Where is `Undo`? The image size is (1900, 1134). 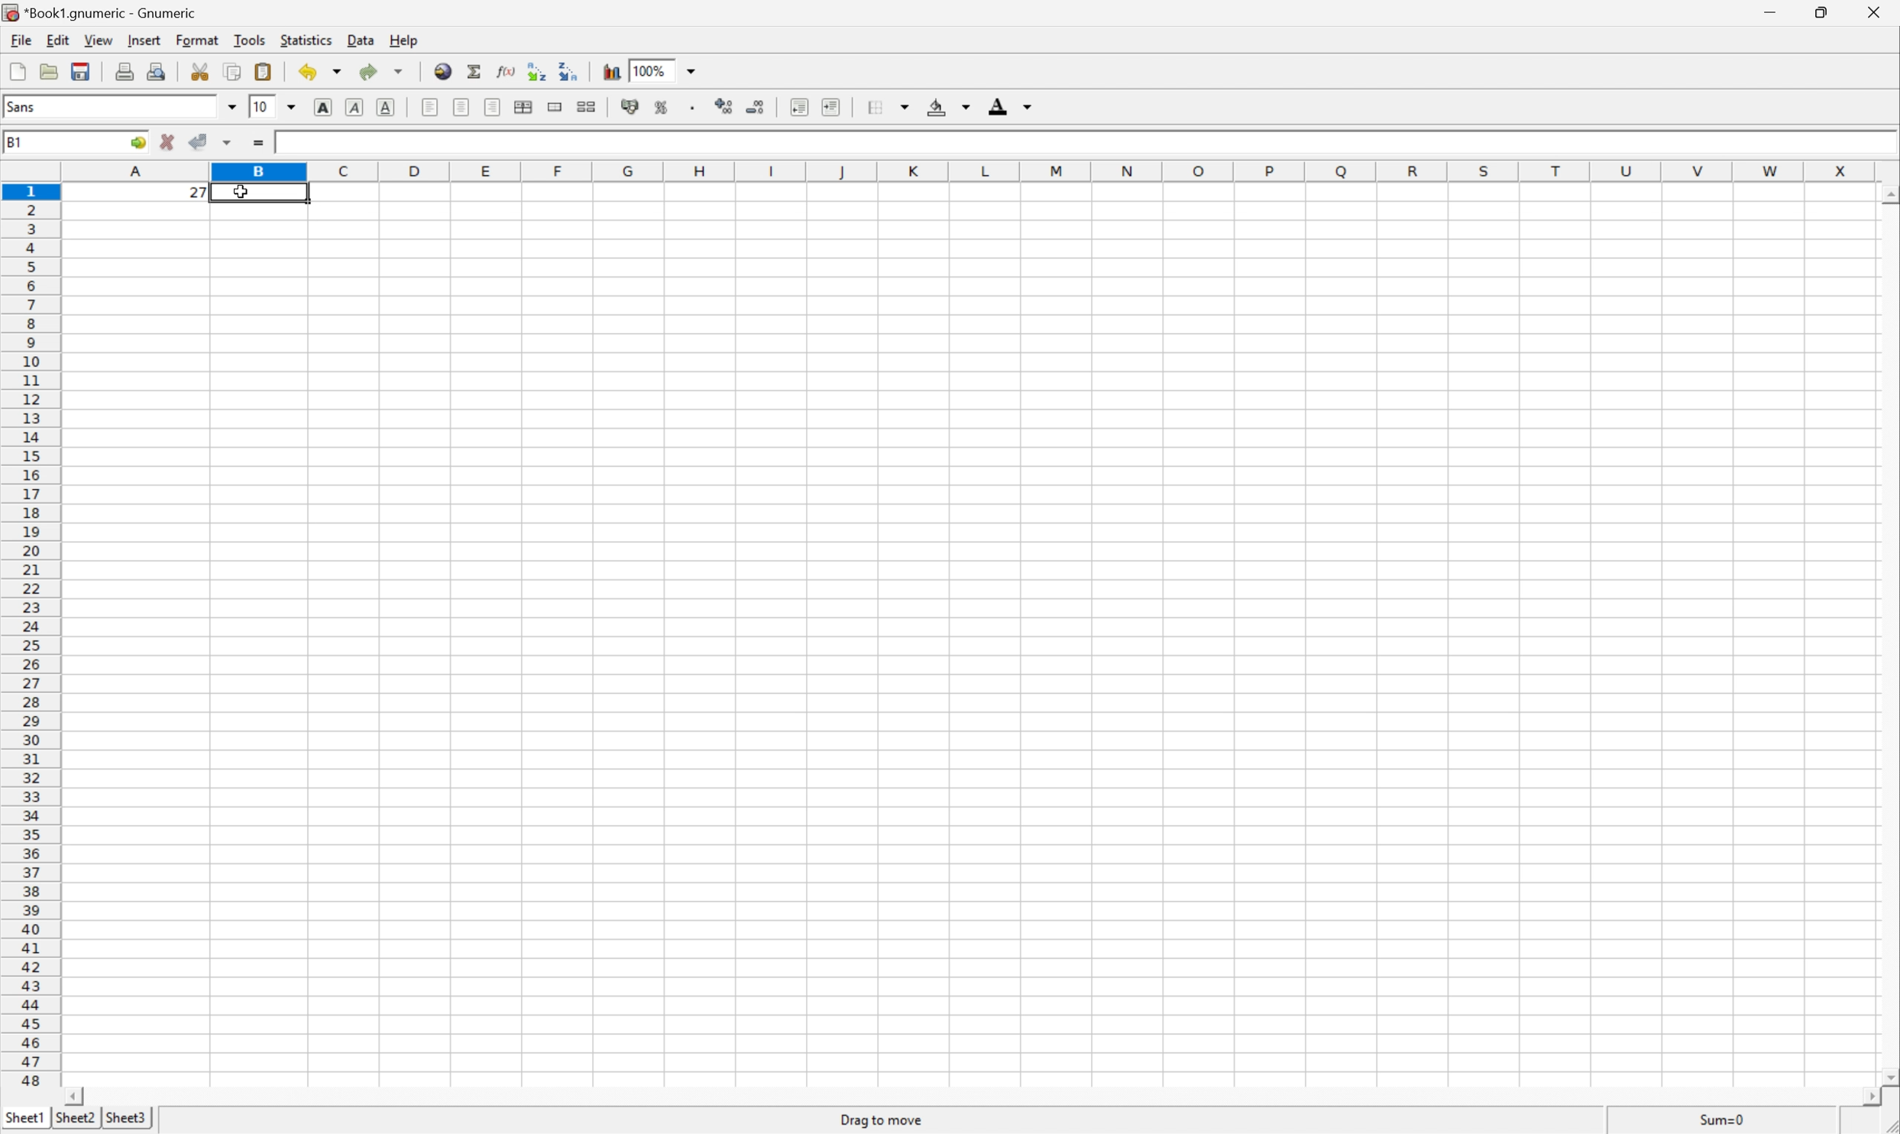 Undo is located at coordinates (321, 70).